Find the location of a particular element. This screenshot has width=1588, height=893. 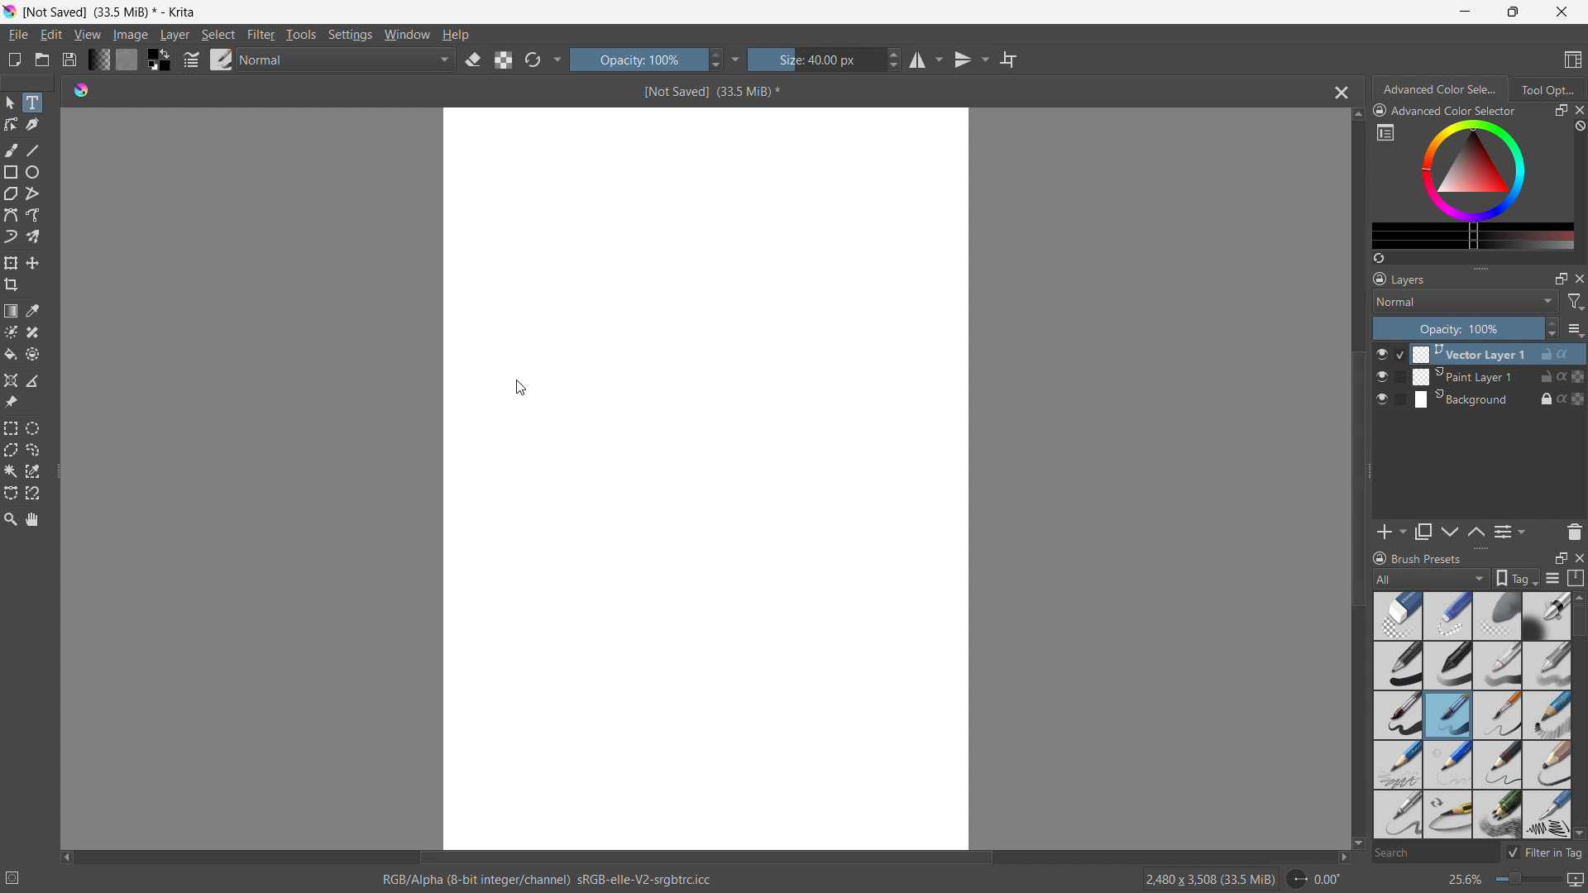

file is located at coordinates (17, 35).